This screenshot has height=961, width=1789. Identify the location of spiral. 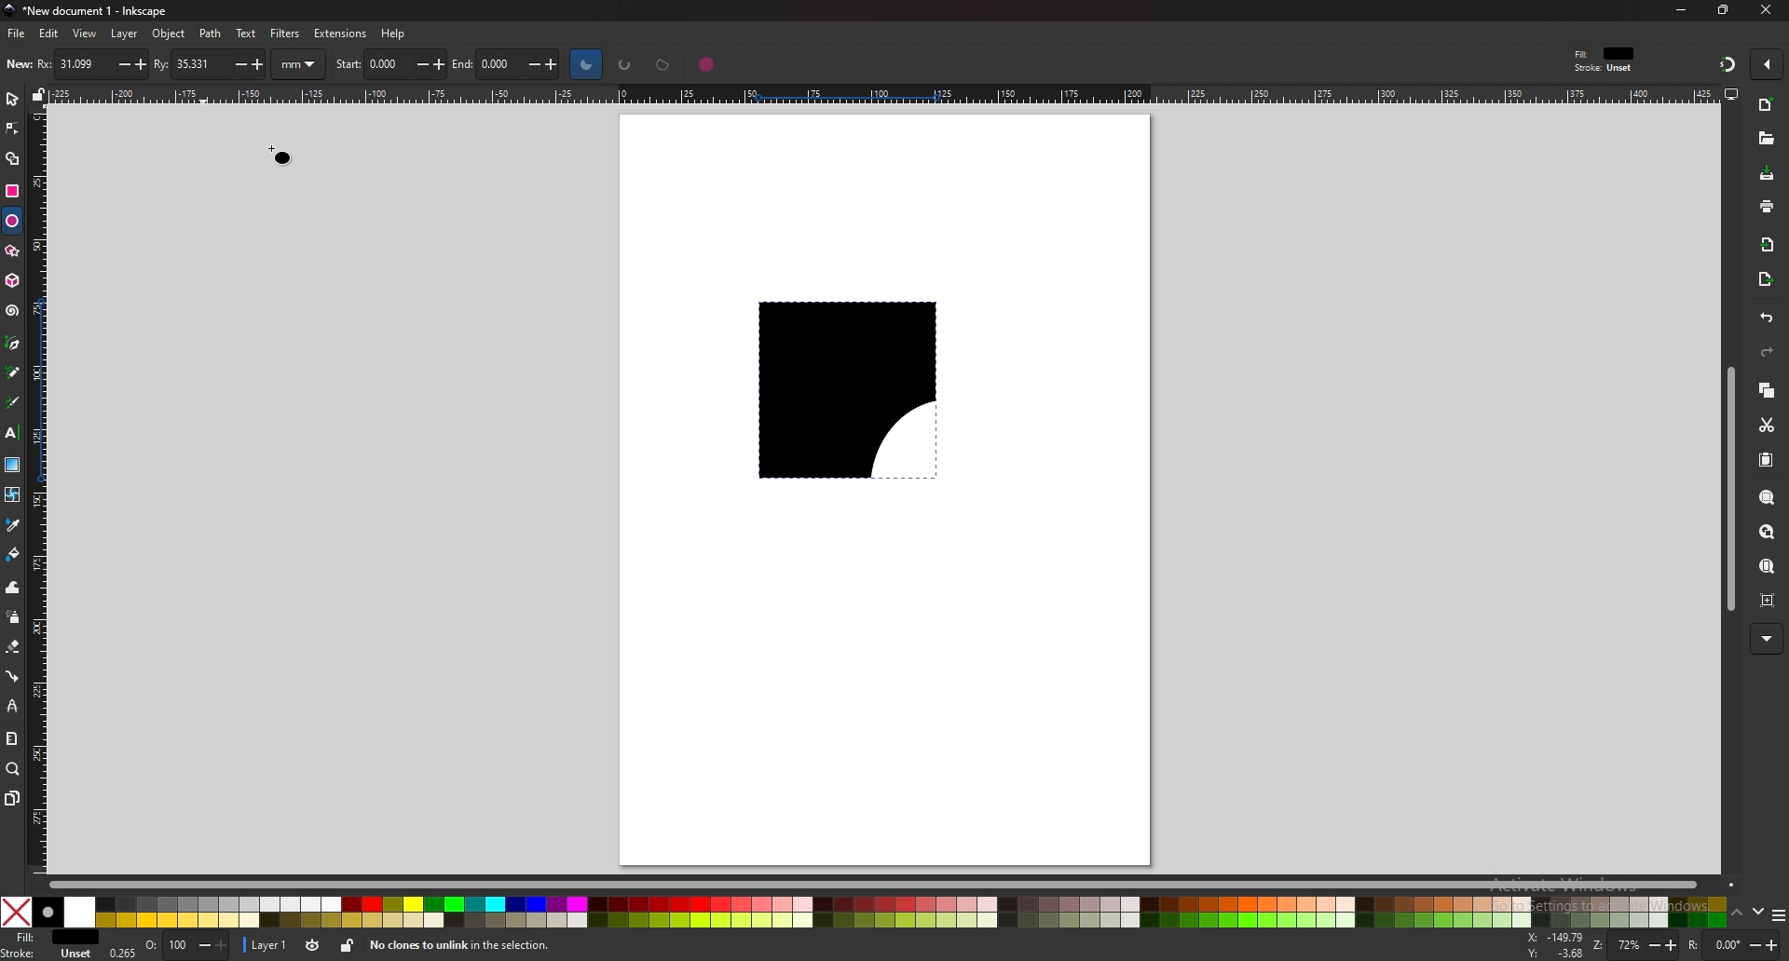
(13, 310).